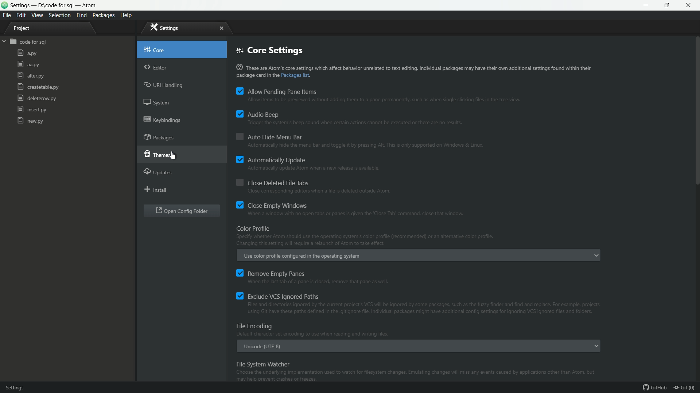 This screenshot has width=700, height=393. I want to click on find menu, so click(81, 16).